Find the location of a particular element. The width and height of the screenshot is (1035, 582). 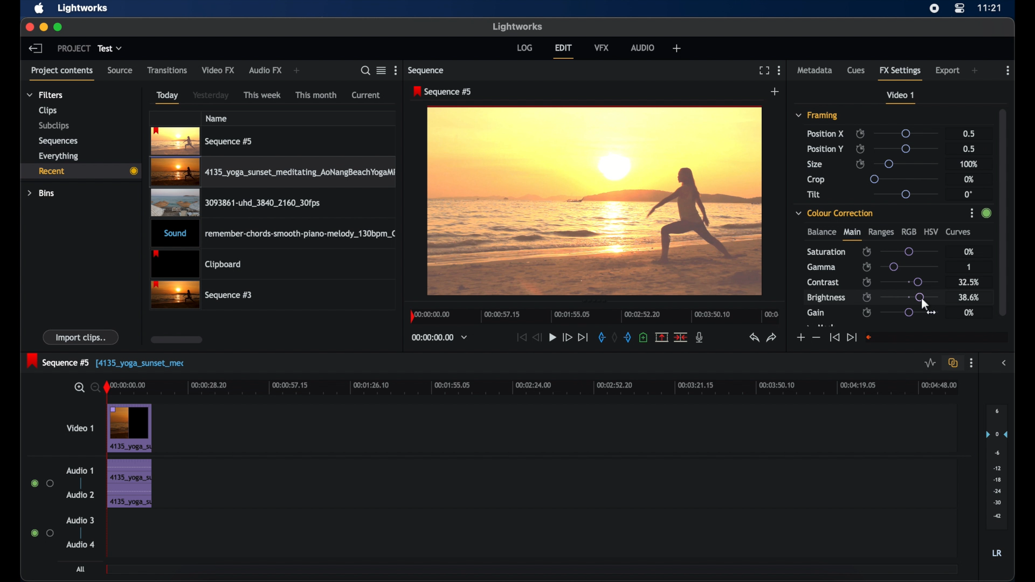

sidebar is located at coordinates (1006, 363).